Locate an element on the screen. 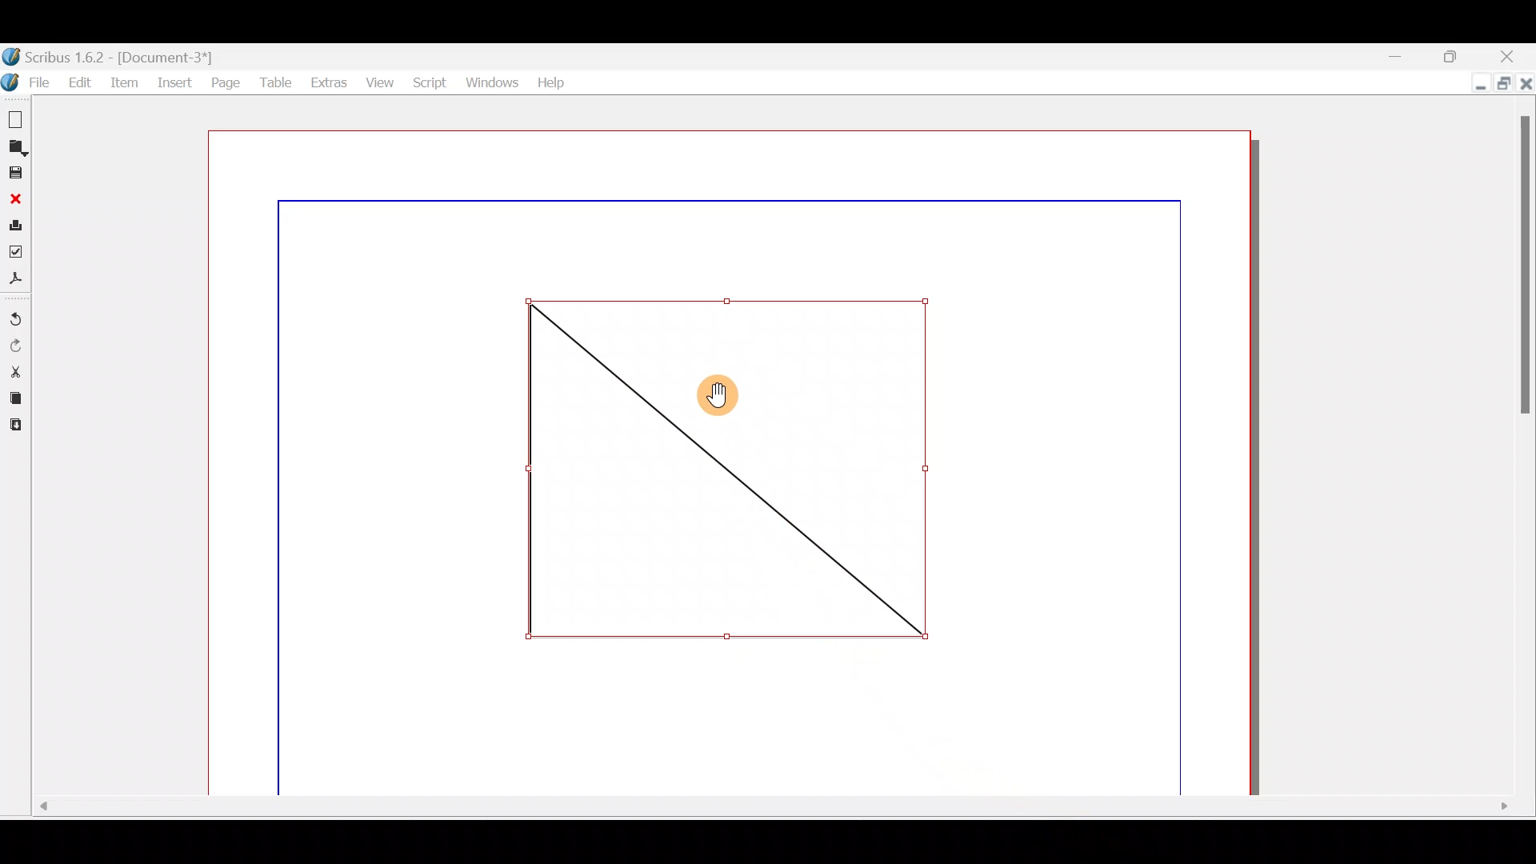  Open is located at coordinates (18, 146).